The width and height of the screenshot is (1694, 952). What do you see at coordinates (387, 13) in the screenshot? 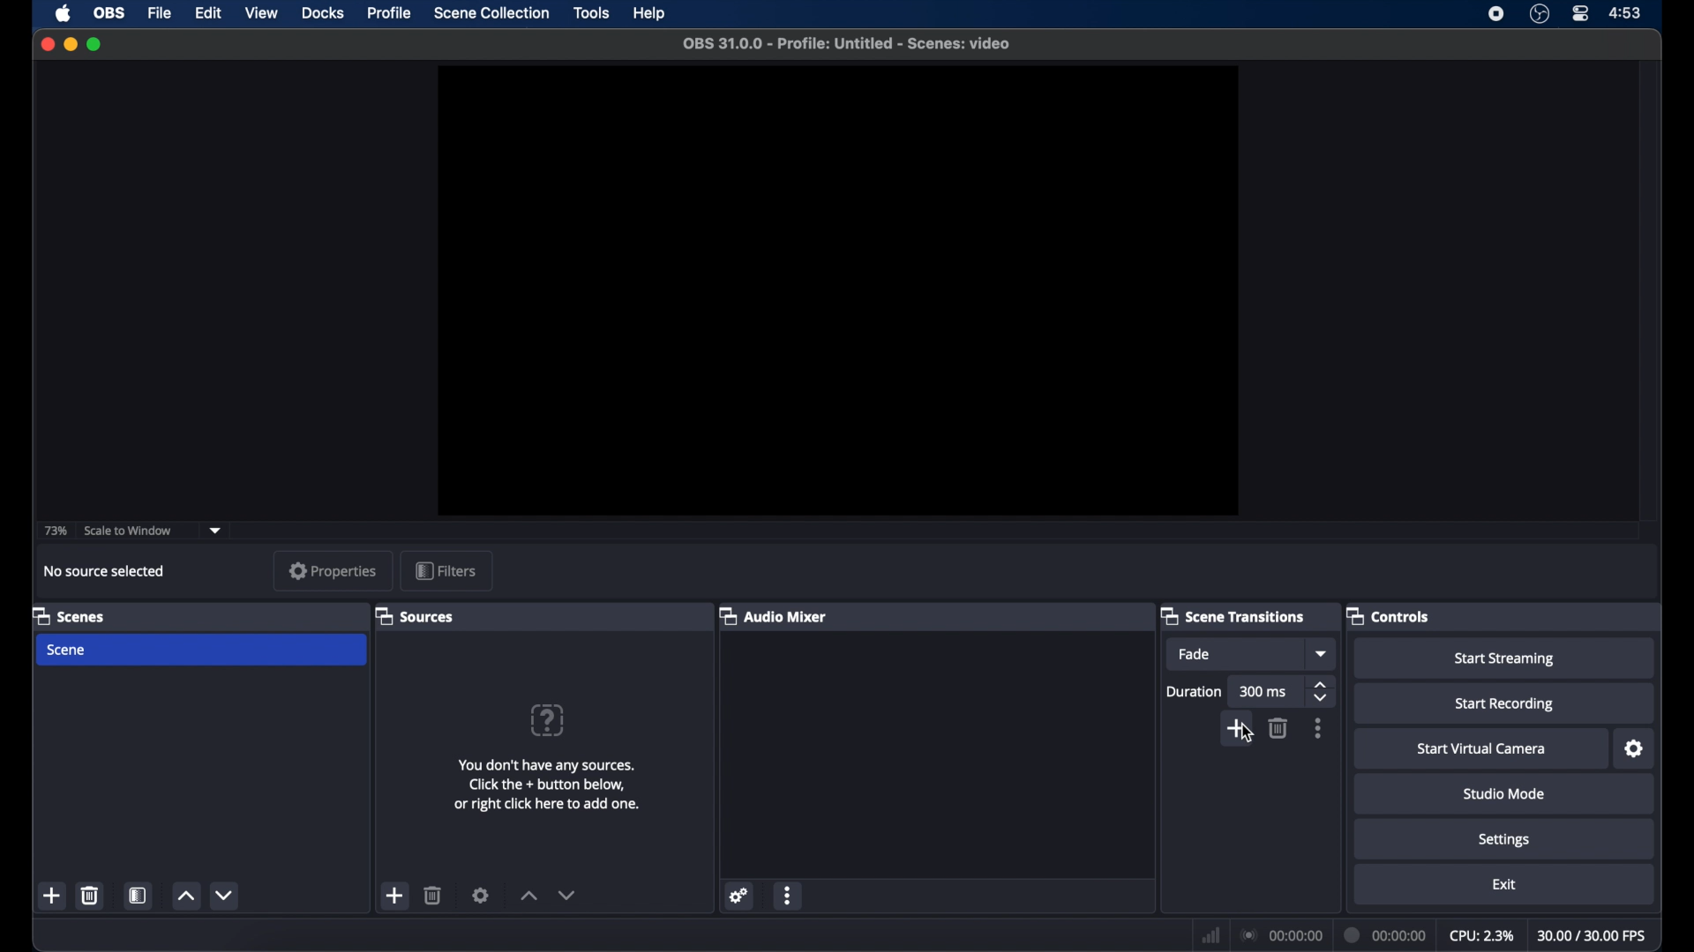
I see `profile` at bounding box center [387, 13].